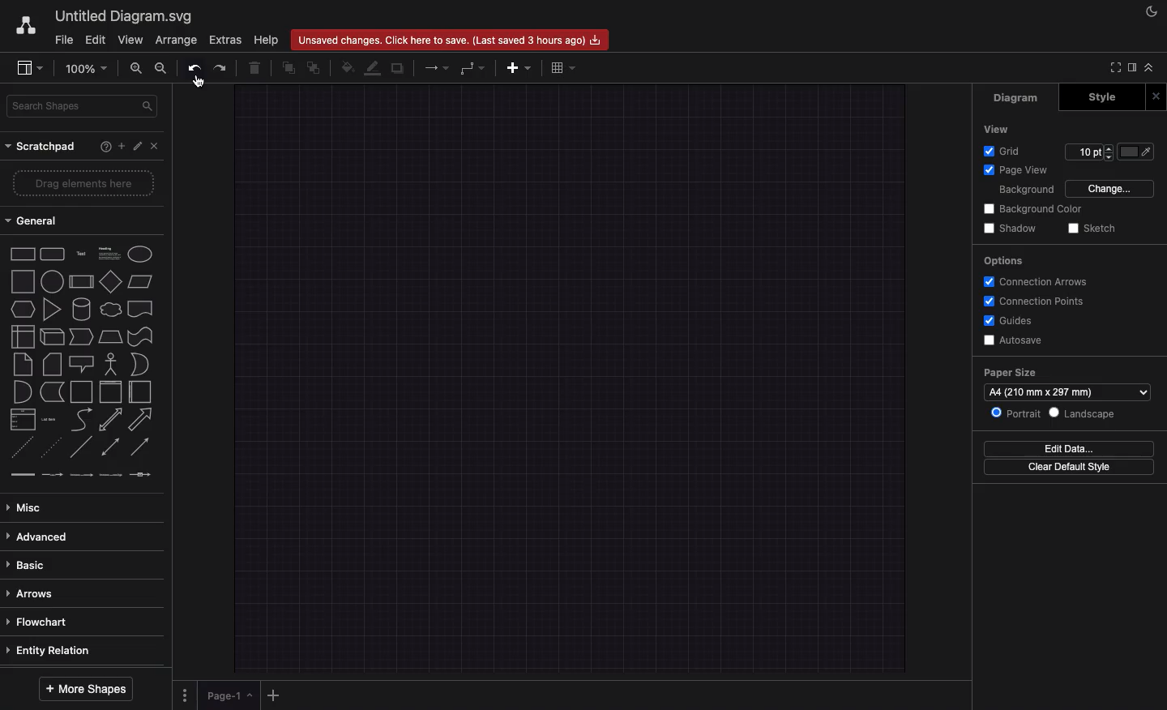 This screenshot has width=1167, height=710. Describe the element at coordinates (192, 69) in the screenshot. I see `Undo` at that location.